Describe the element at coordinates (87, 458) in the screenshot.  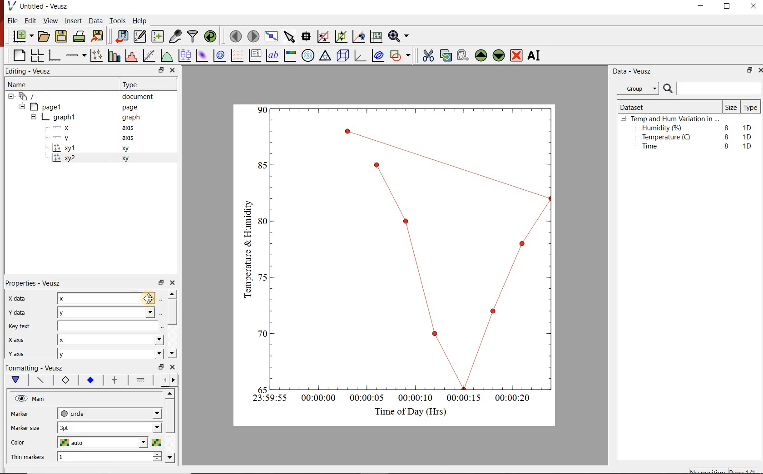
I see `1` at that location.